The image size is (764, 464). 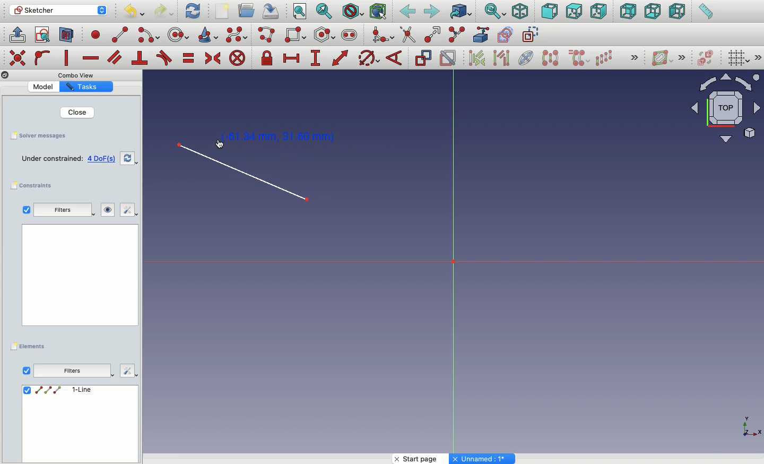 What do you see at coordinates (193, 11) in the screenshot?
I see `Refresh` at bounding box center [193, 11].